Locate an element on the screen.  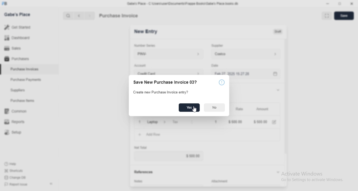
References is located at coordinates (143, 172).